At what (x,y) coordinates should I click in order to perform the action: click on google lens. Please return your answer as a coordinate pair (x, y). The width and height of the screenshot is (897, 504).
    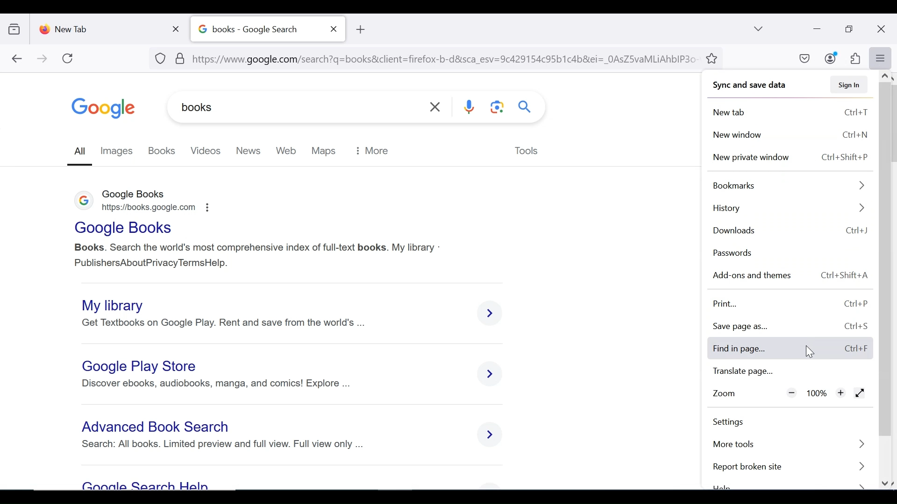
    Looking at the image, I should click on (496, 108).